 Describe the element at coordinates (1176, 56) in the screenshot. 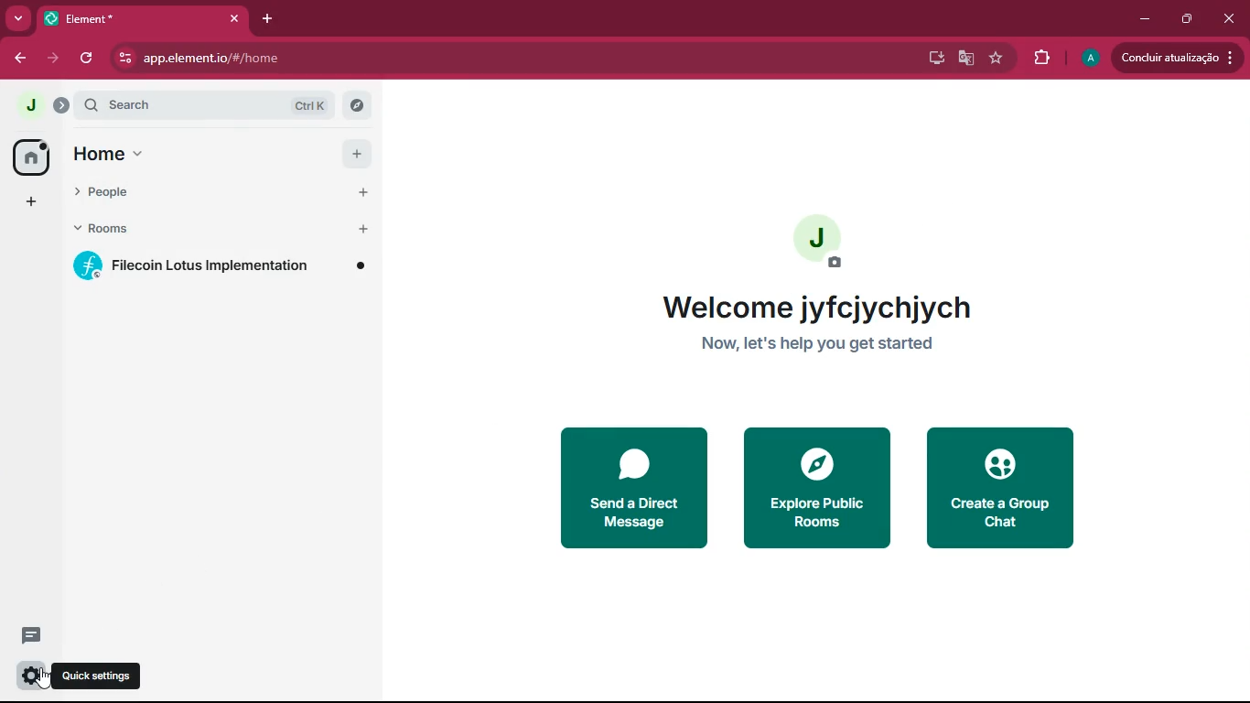

I see `conduir atualizacao` at that location.